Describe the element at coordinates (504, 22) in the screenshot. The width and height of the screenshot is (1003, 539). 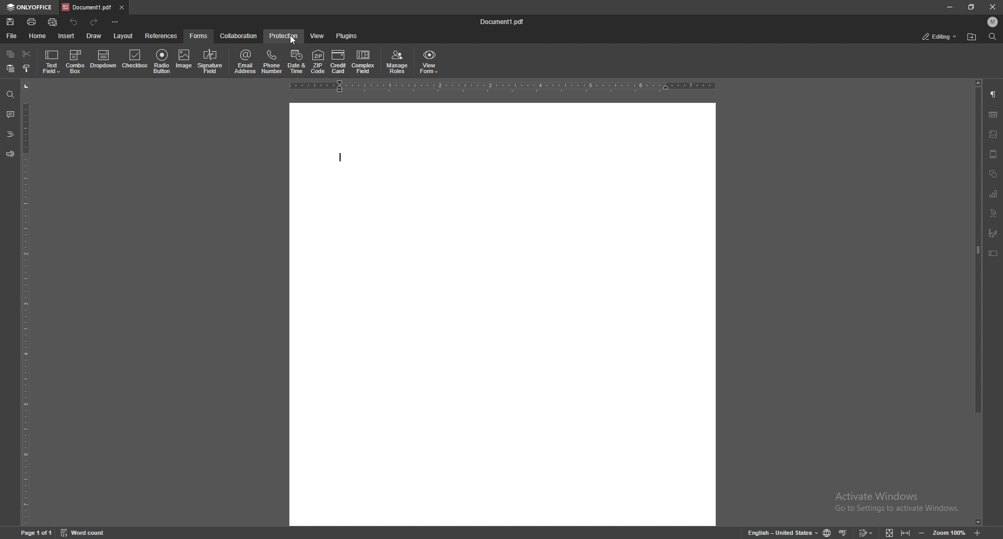
I see `file name` at that location.